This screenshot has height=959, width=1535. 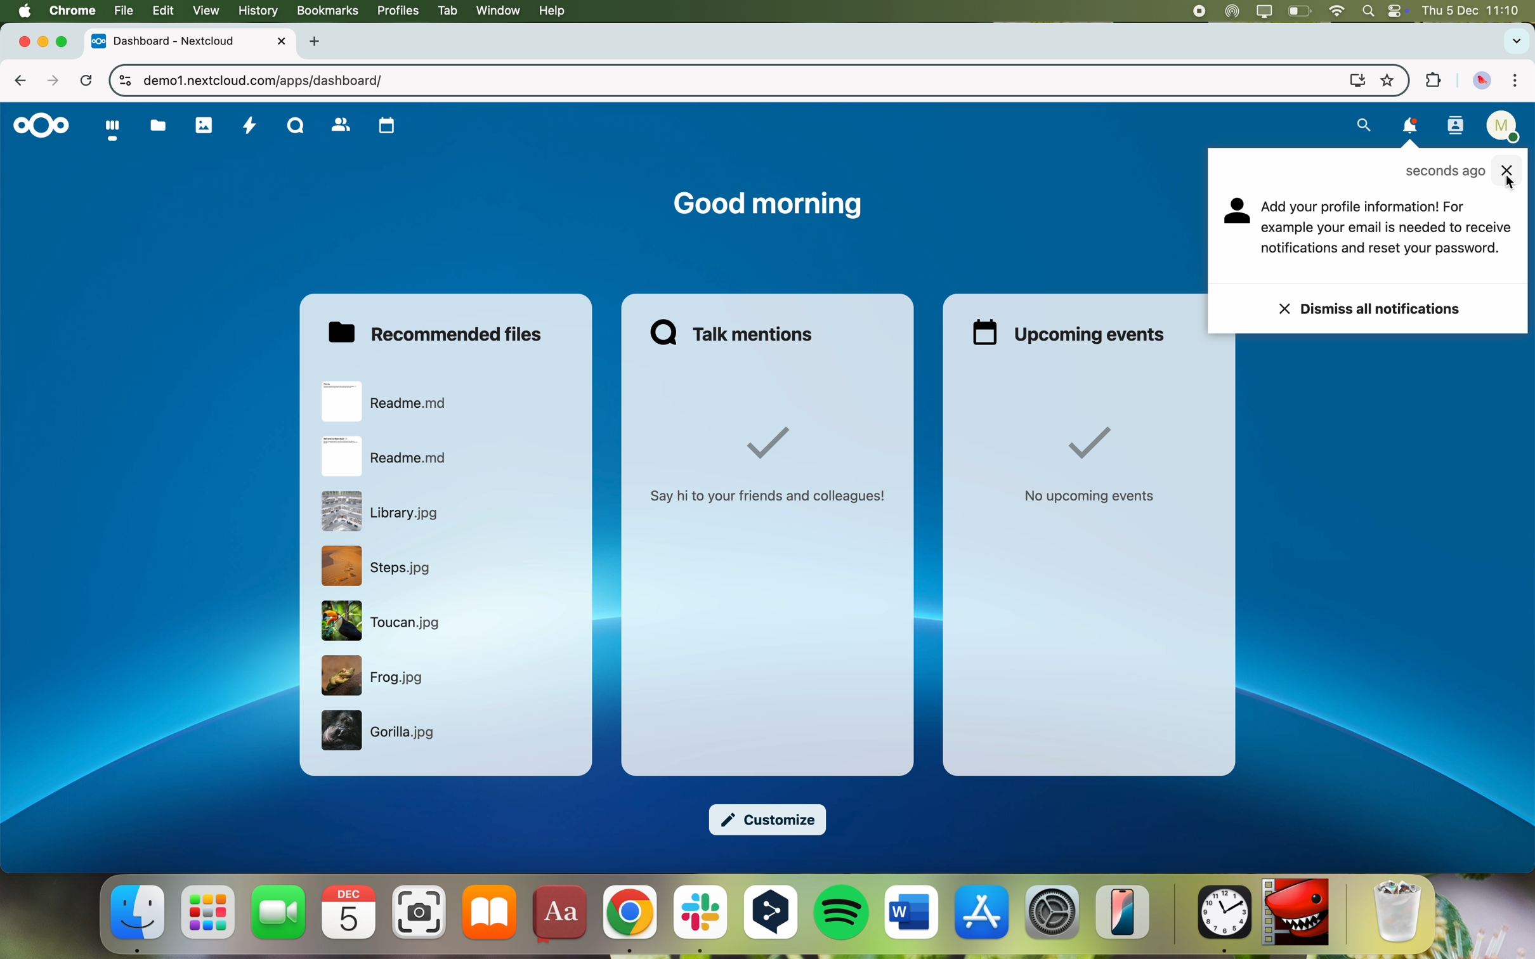 What do you see at coordinates (1123, 913) in the screenshot?
I see `iPhone mirroring` at bounding box center [1123, 913].